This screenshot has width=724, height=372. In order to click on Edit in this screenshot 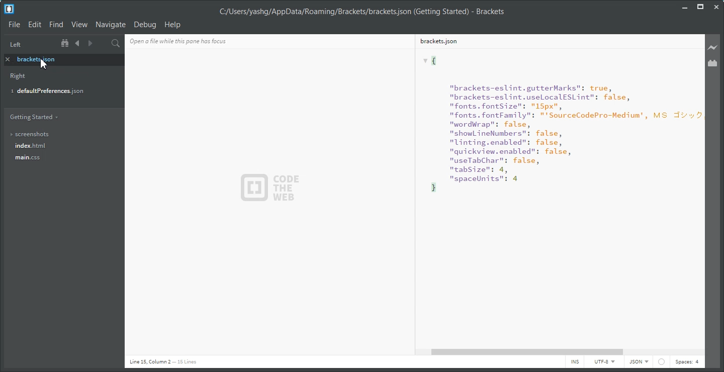, I will do `click(35, 25)`.